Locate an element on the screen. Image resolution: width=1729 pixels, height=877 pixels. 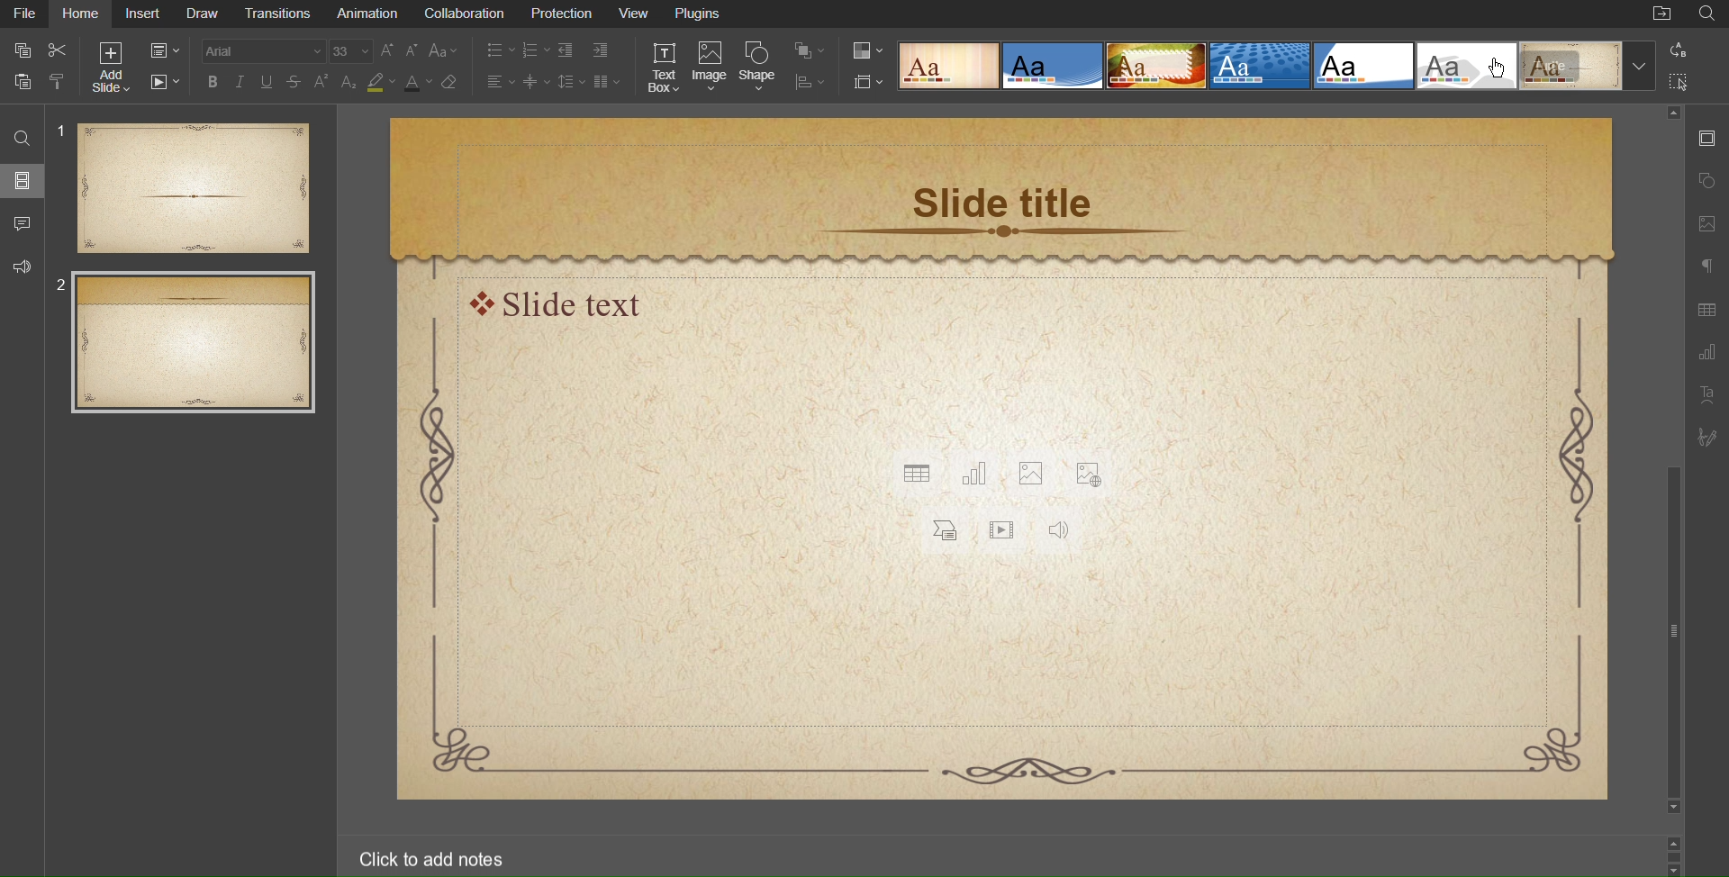
cut is located at coordinates (63, 49).